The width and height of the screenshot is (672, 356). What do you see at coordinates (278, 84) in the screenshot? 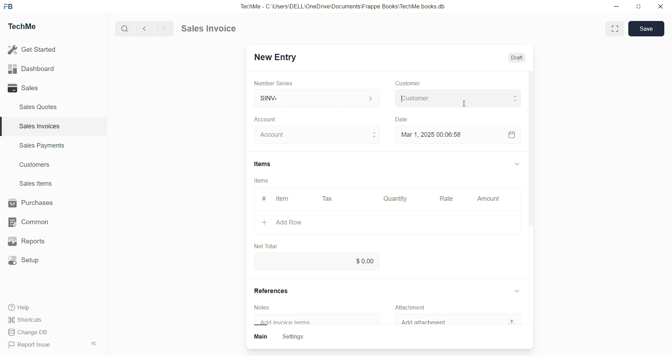
I see `Number Series` at bounding box center [278, 84].